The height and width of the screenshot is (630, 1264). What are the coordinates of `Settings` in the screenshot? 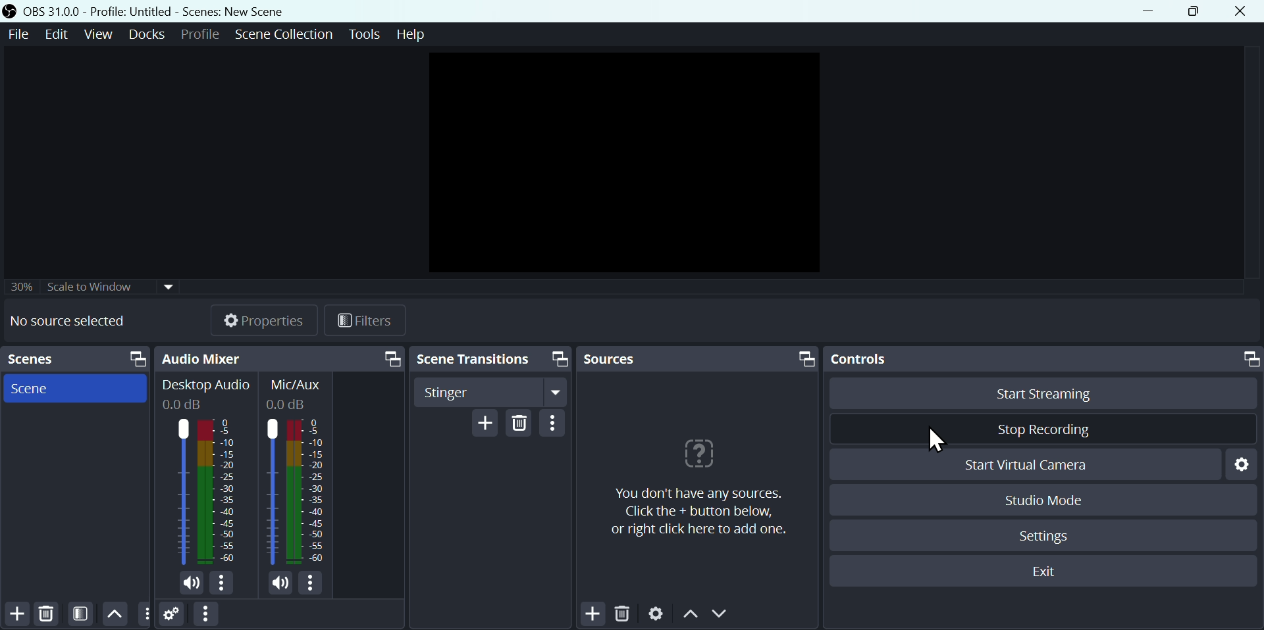 It's located at (1241, 466).